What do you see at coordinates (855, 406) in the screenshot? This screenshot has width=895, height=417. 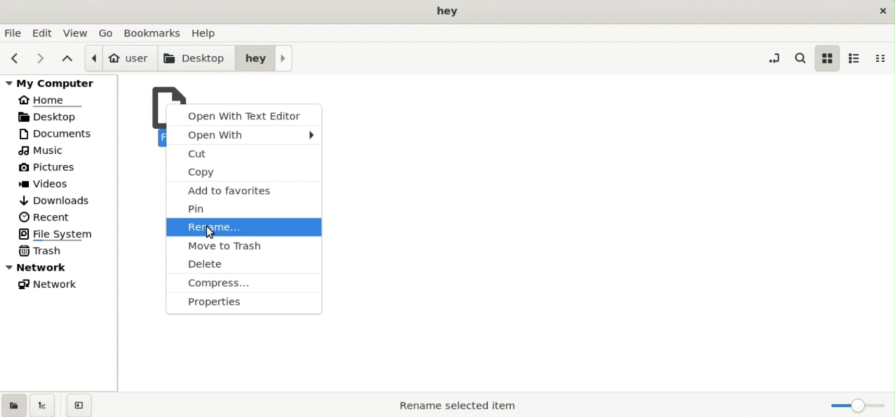 I see `zoom` at bounding box center [855, 406].